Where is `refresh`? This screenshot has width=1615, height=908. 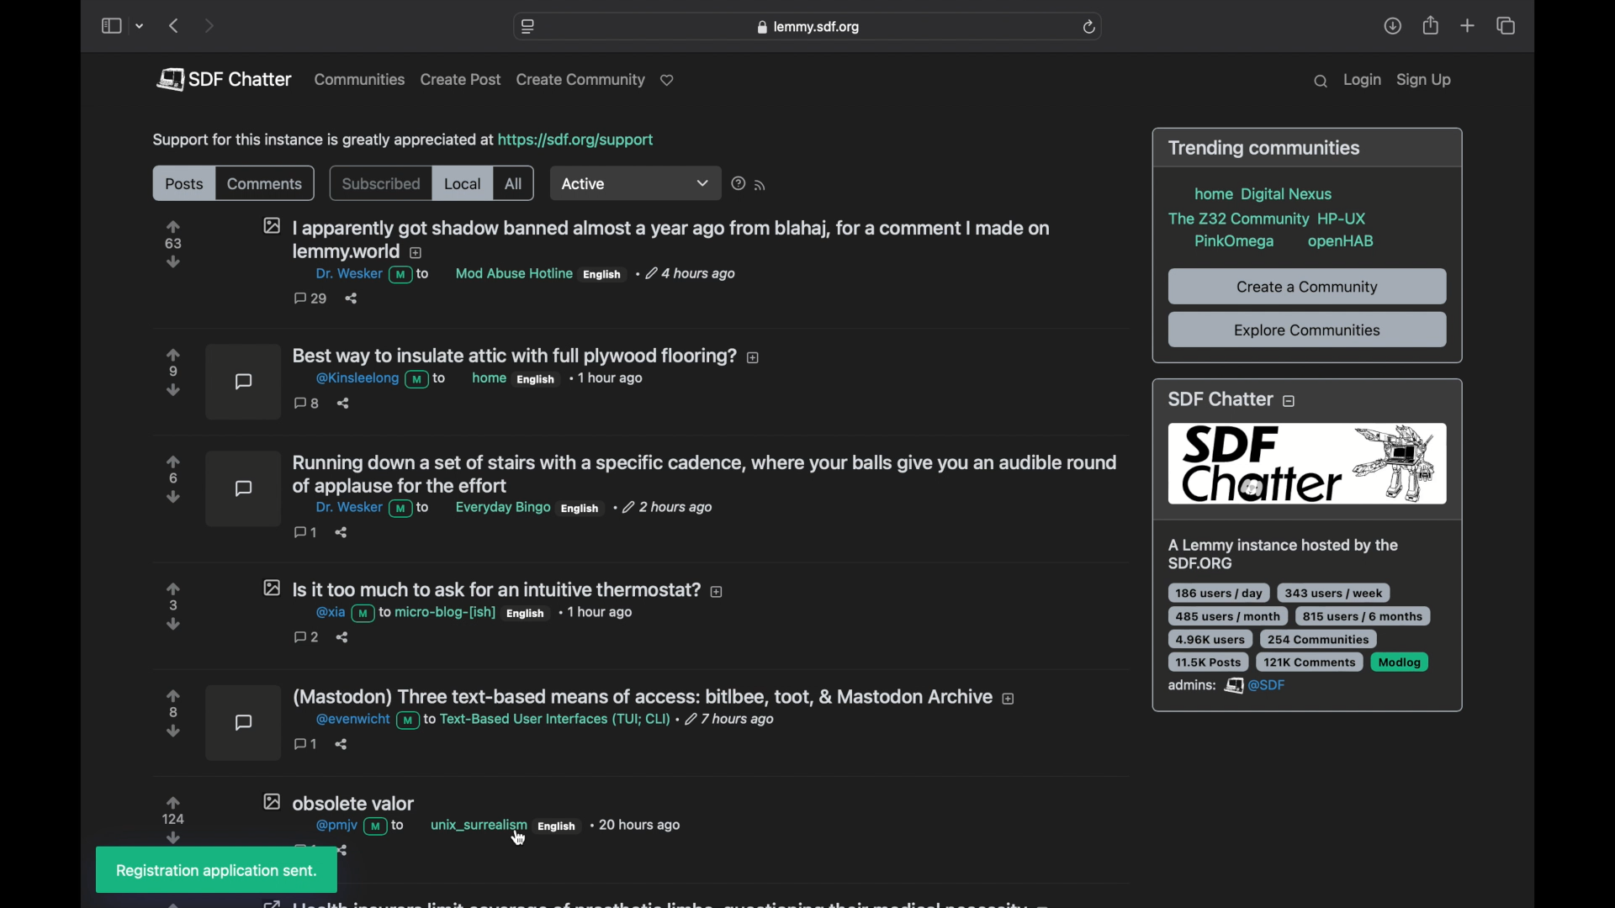
refresh is located at coordinates (1089, 27).